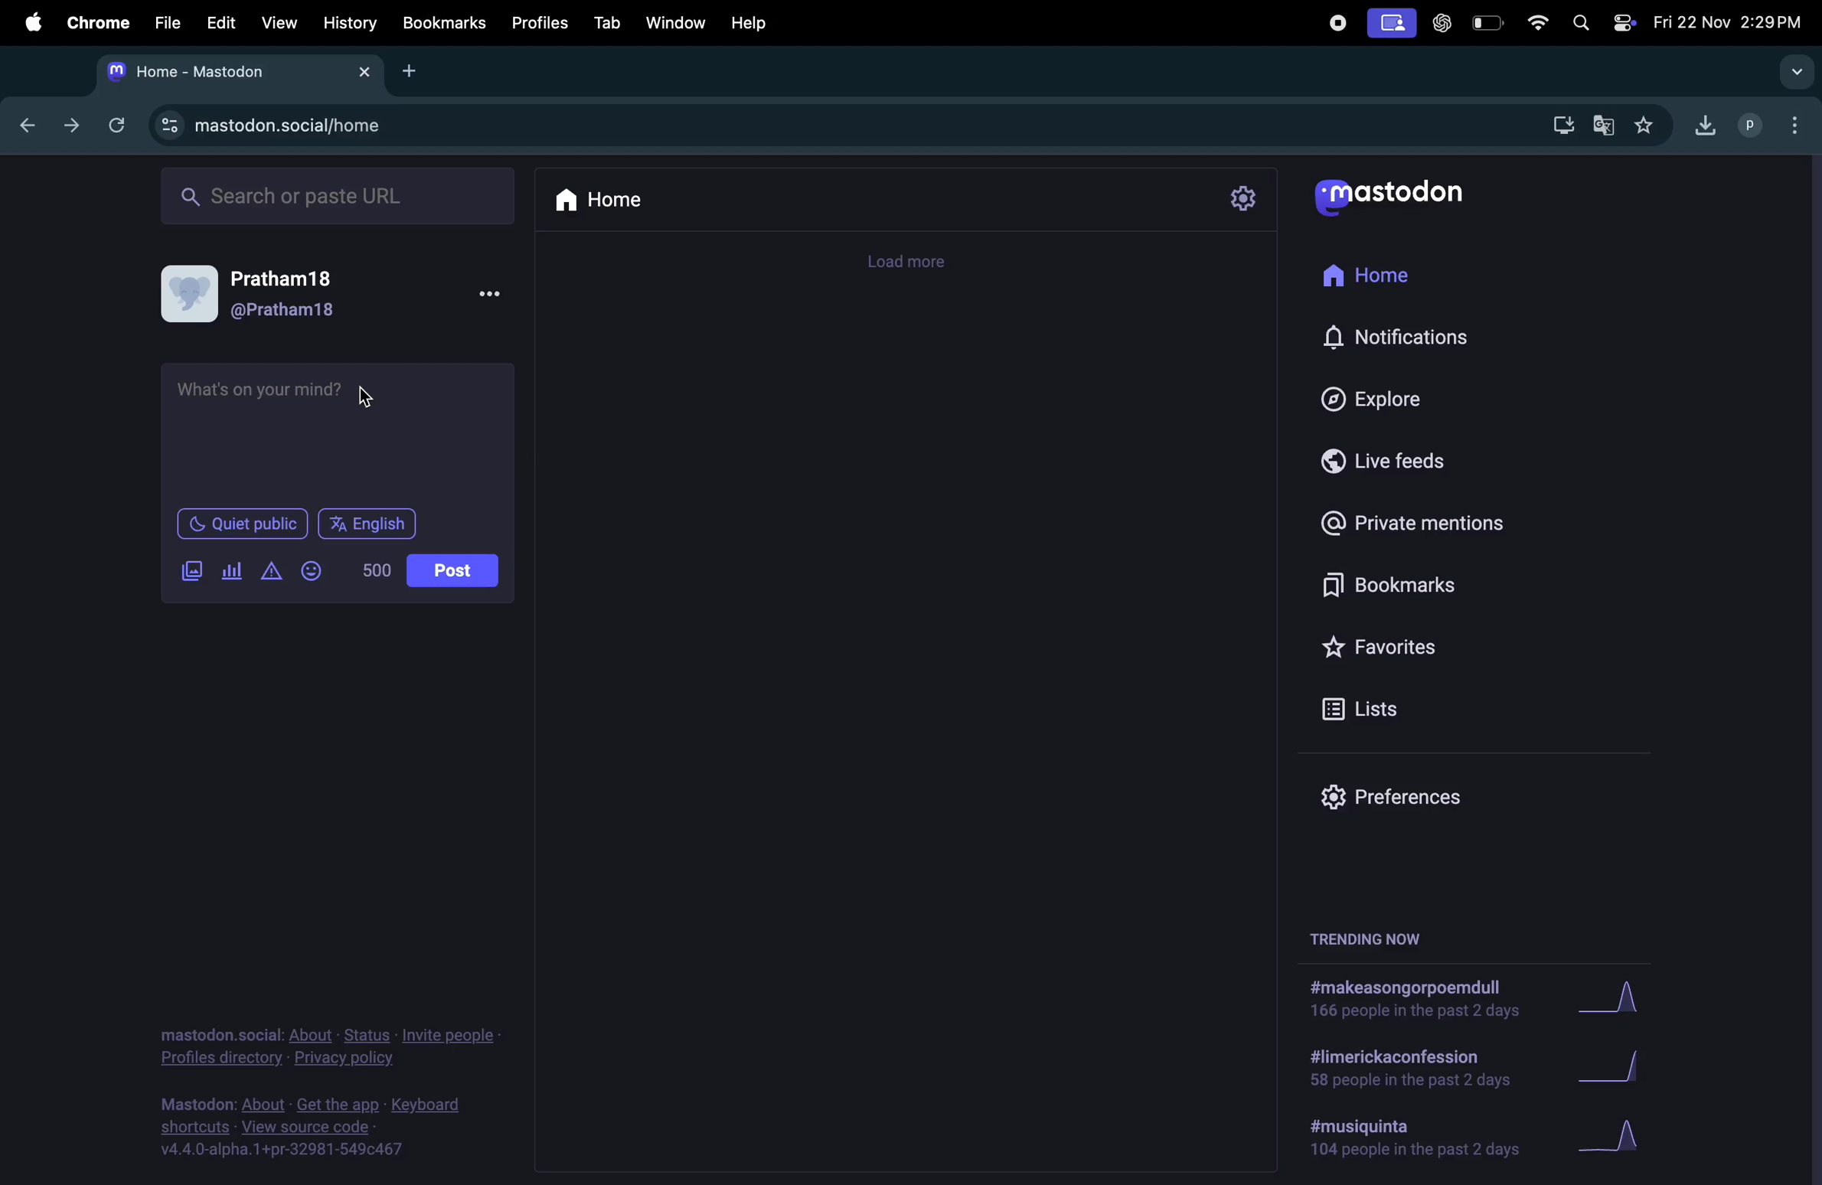 The height and width of the screenshot is (1185, 1822). Describe the element at coordinates (244, 525) in the screenshot. I see `quiet public` at that location.